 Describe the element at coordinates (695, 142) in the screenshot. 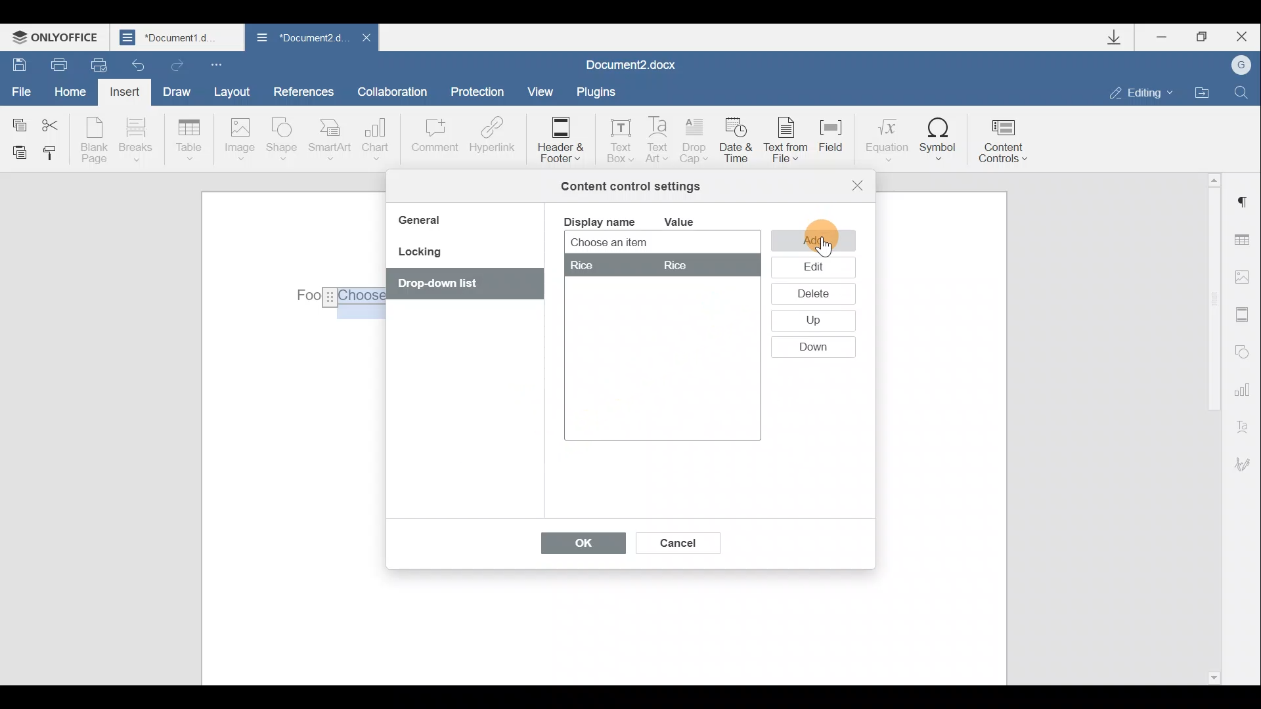

I see `Drop cap` at that location.